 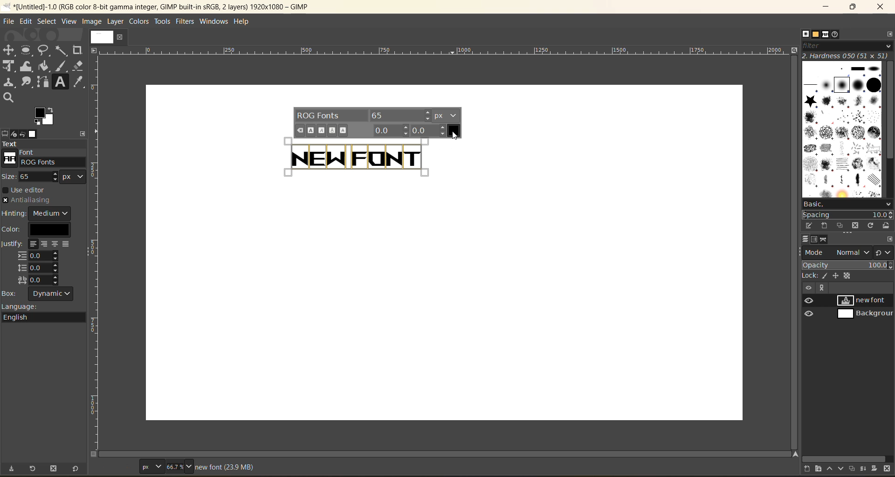 I want to click on reset, so click(x=78, y=468).